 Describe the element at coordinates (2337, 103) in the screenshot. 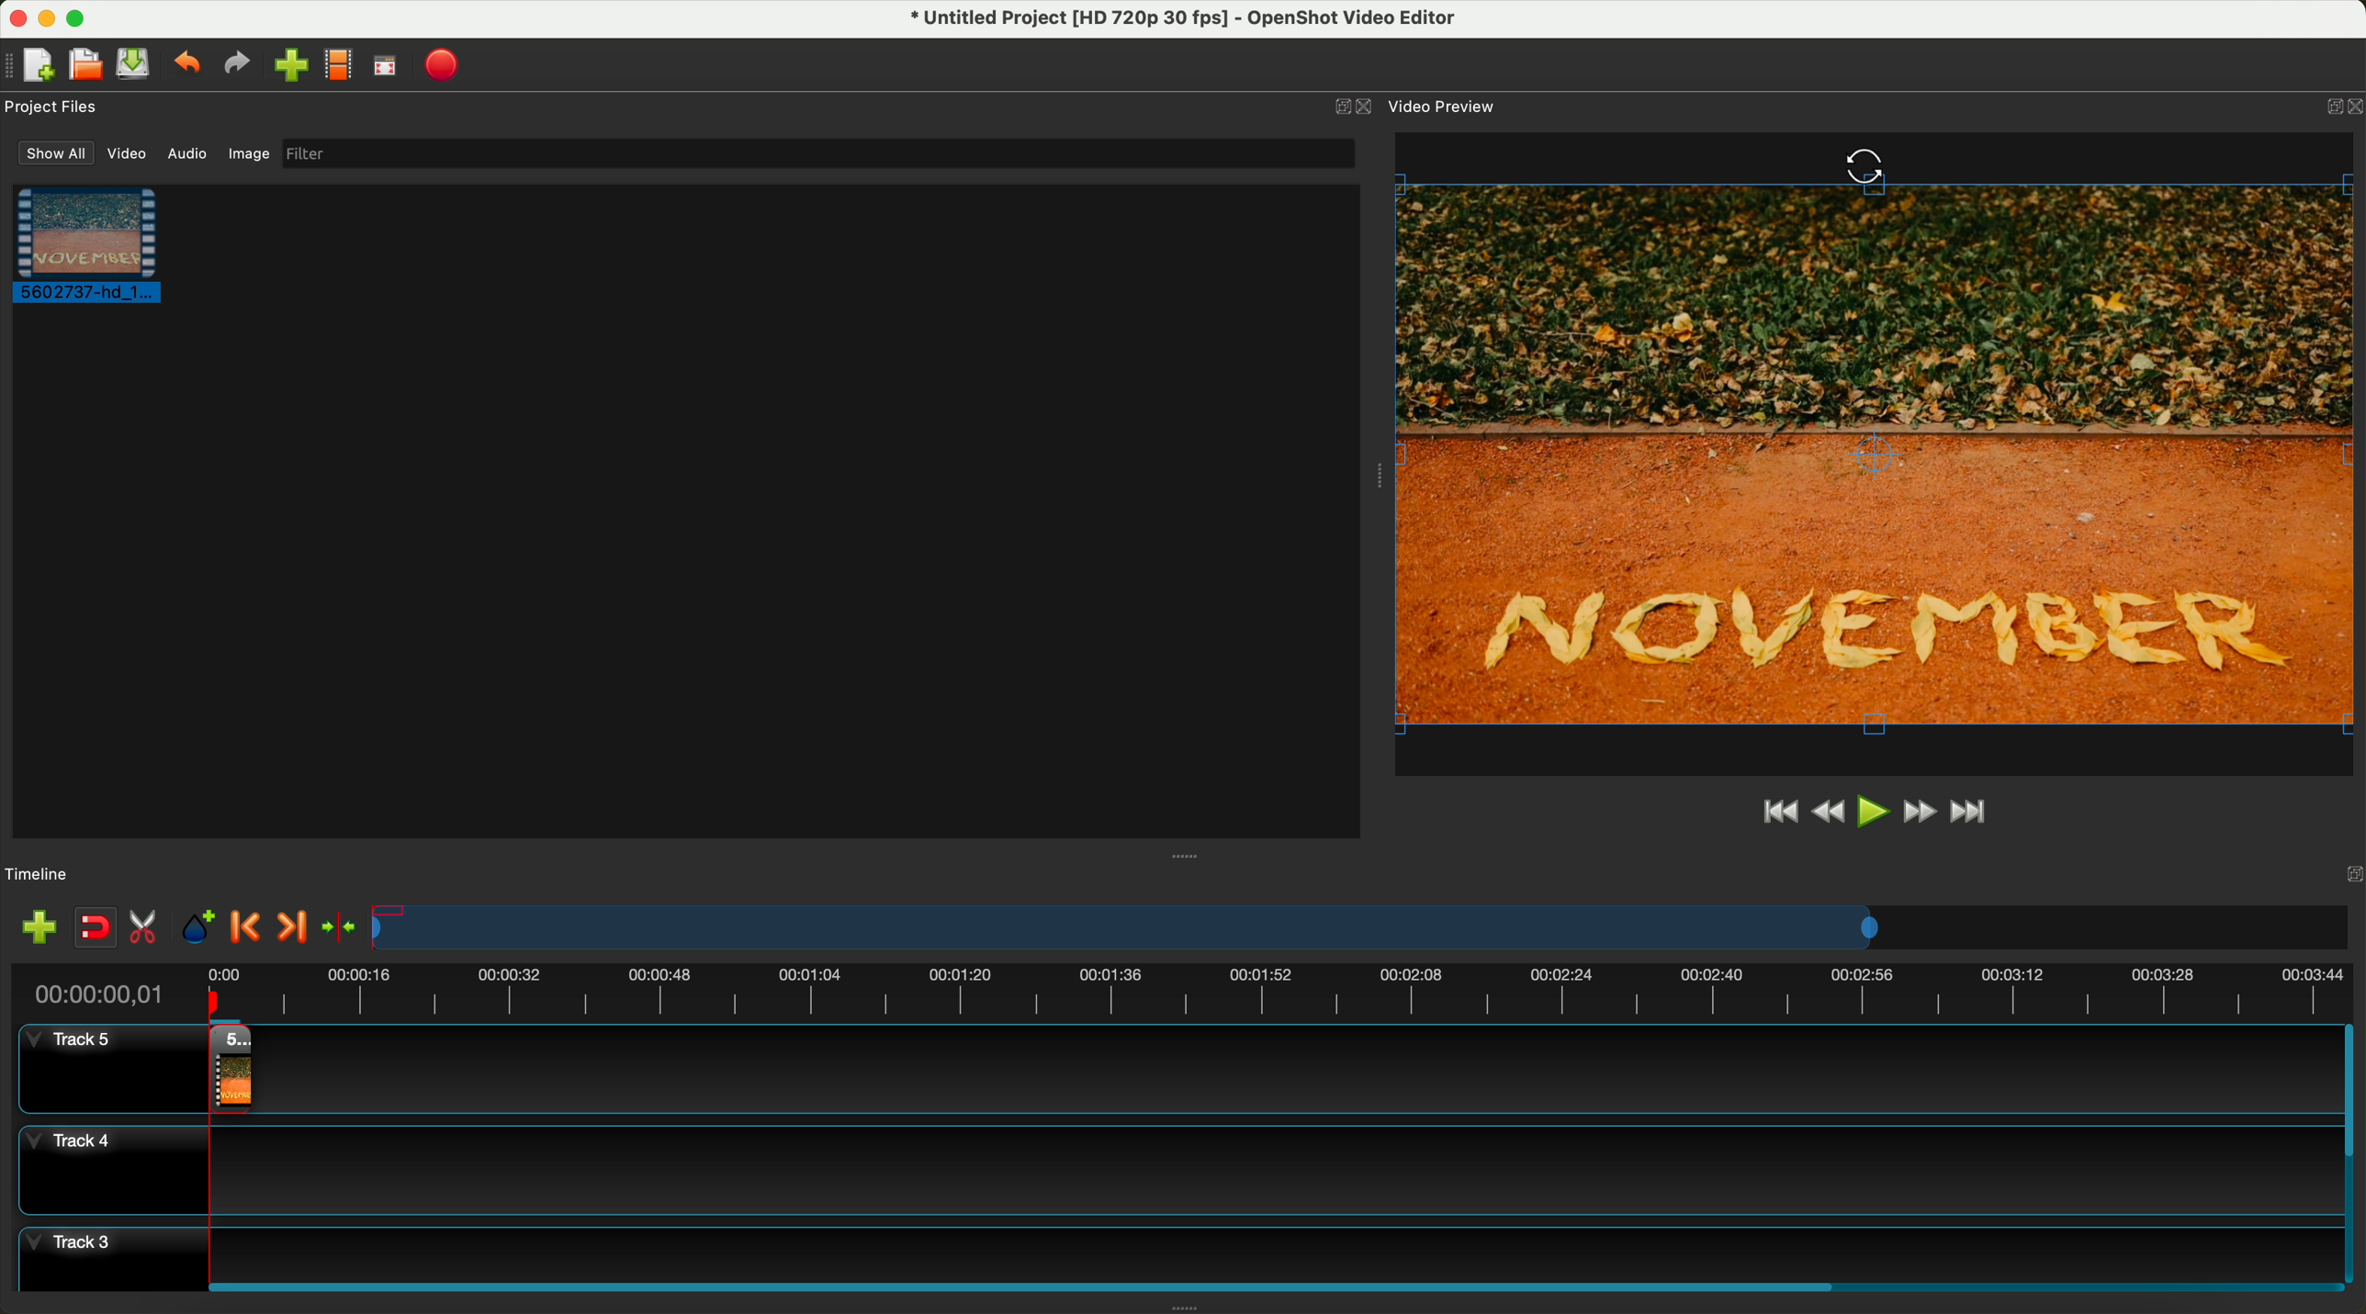

I see `` at that location.